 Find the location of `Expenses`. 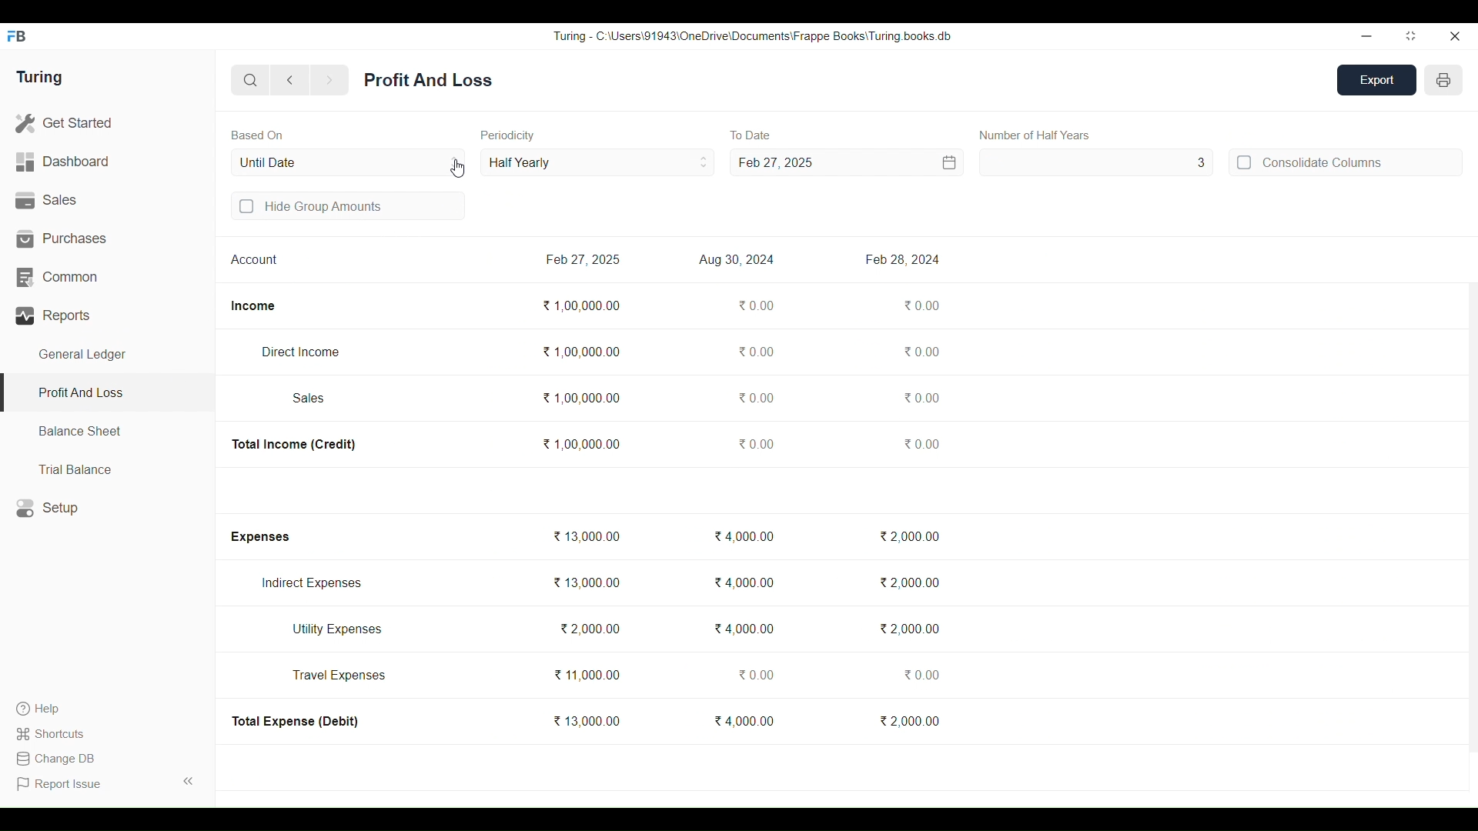

Expenses is located at coordinates (259, 537).